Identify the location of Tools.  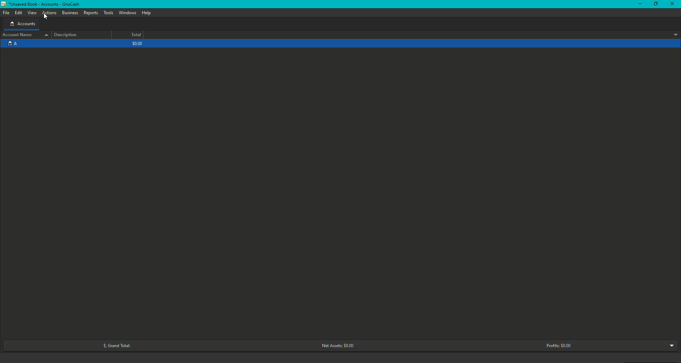
(108, 13).